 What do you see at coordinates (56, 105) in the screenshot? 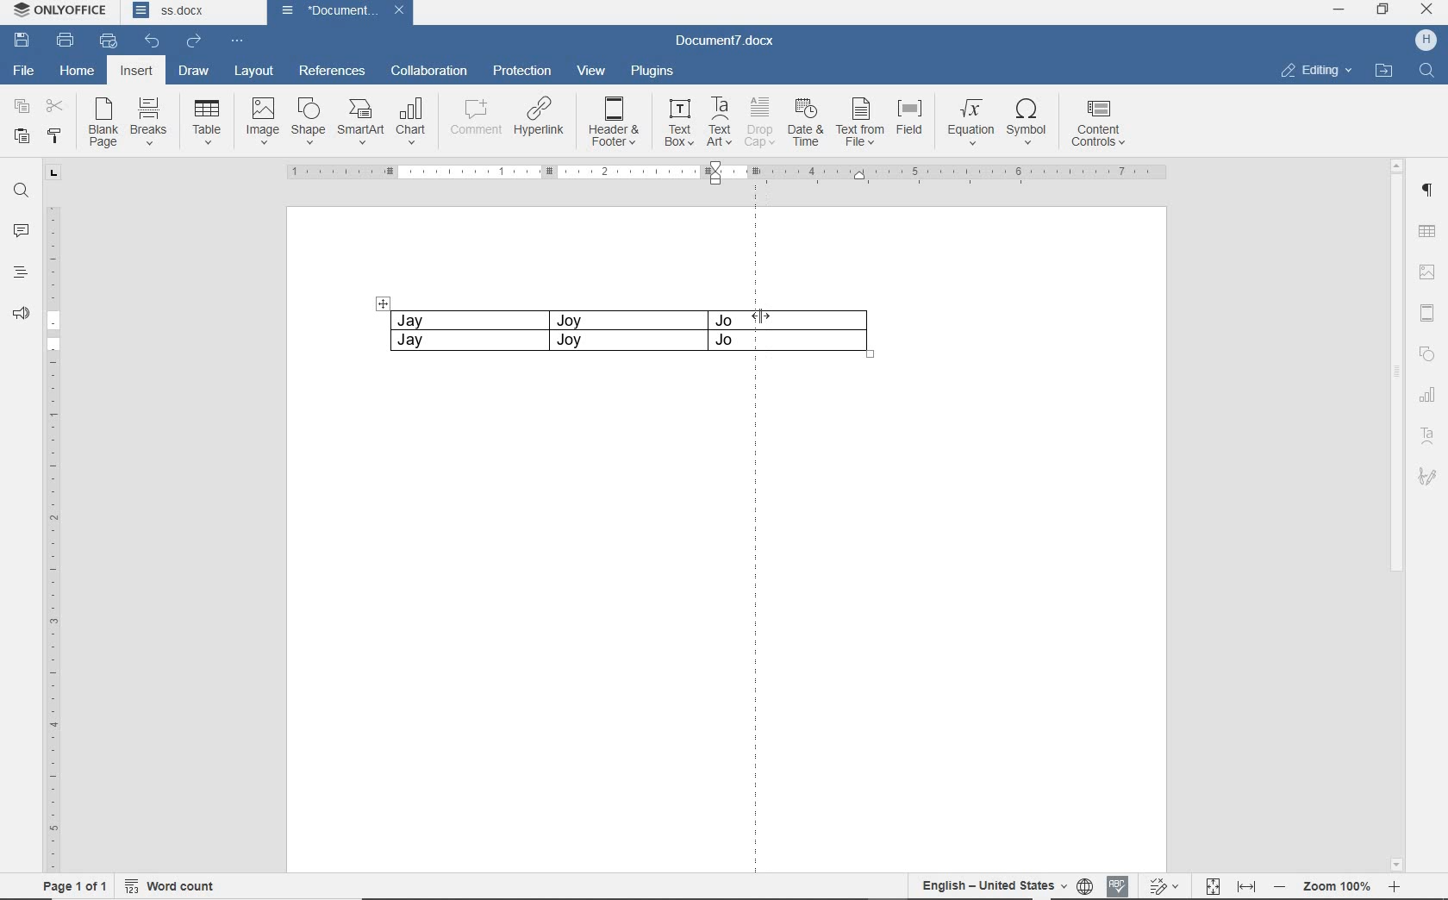
I see `CUT` at bounding box center [56, 105].